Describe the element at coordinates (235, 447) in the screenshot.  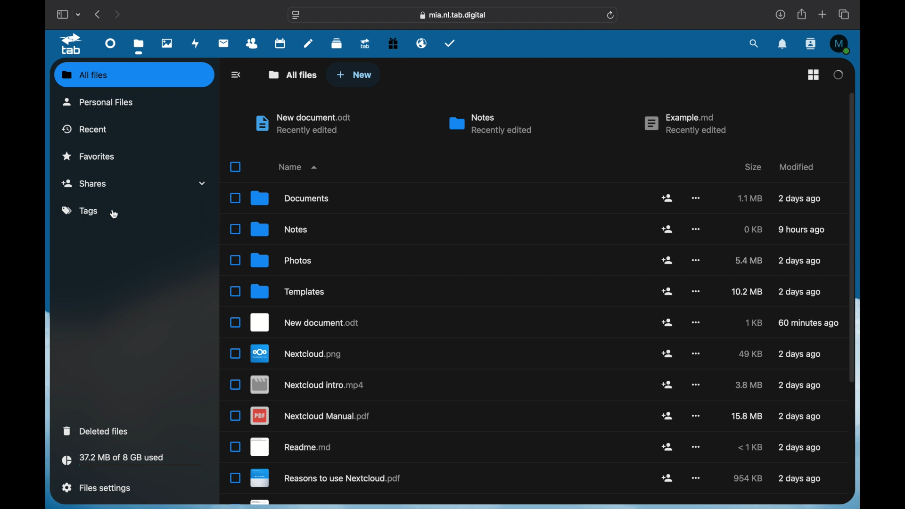
I see `Unselected checkbox` at that location.